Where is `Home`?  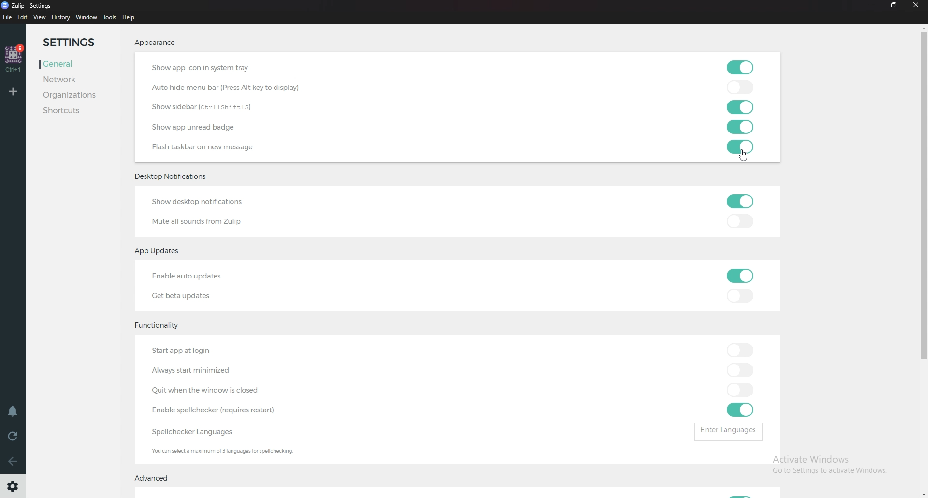
Home is located at coordinates (14, 57).